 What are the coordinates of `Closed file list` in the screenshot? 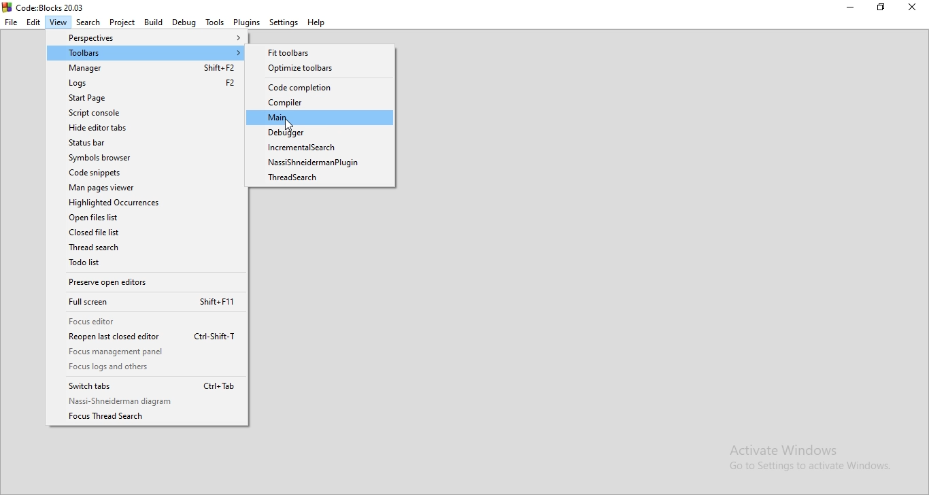 It's located at (148, 234).